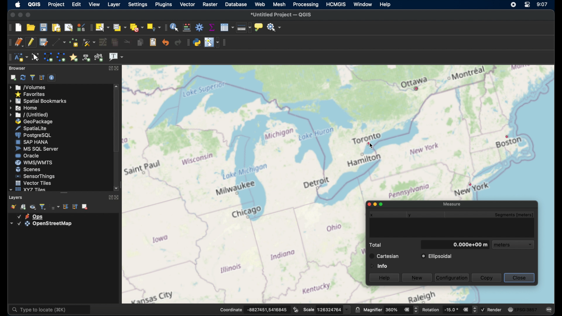 The width and height of the screenshot is (562, 316). Describe the element at coordinates (282, 15) in the screenshot. I see `untitles project QGIS` at that location.